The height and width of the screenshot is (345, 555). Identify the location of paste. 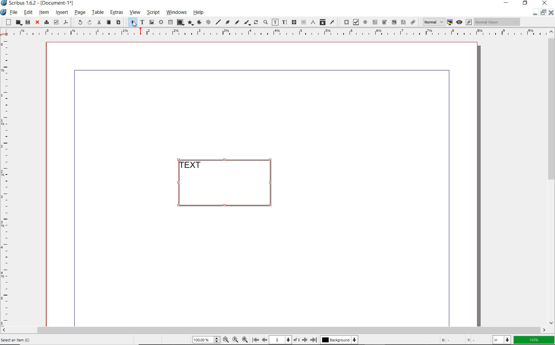
(119, 23).